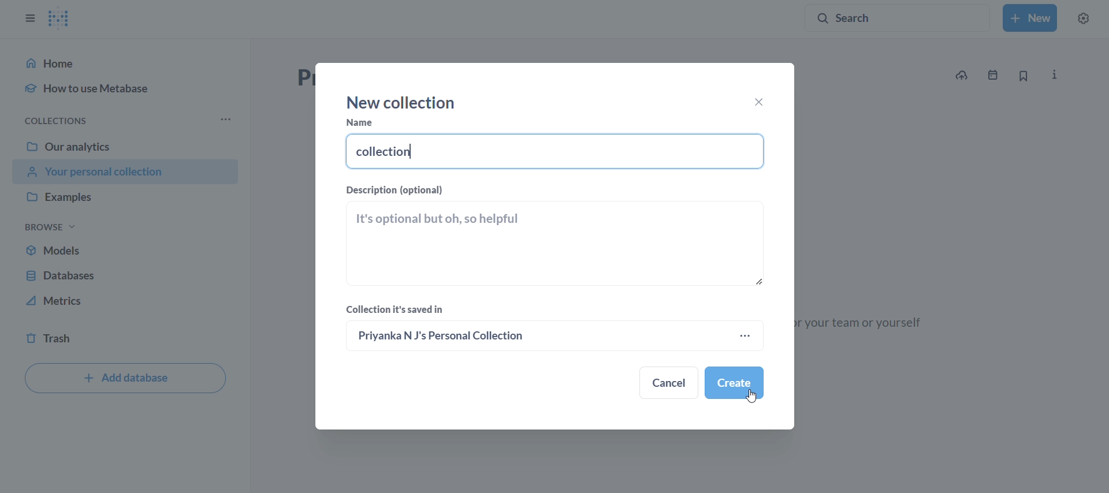 This screenshot has height=493, width=1109. Describe the element at coordinates (670, 383) in the screenshot. I see `Cancel` at that location.